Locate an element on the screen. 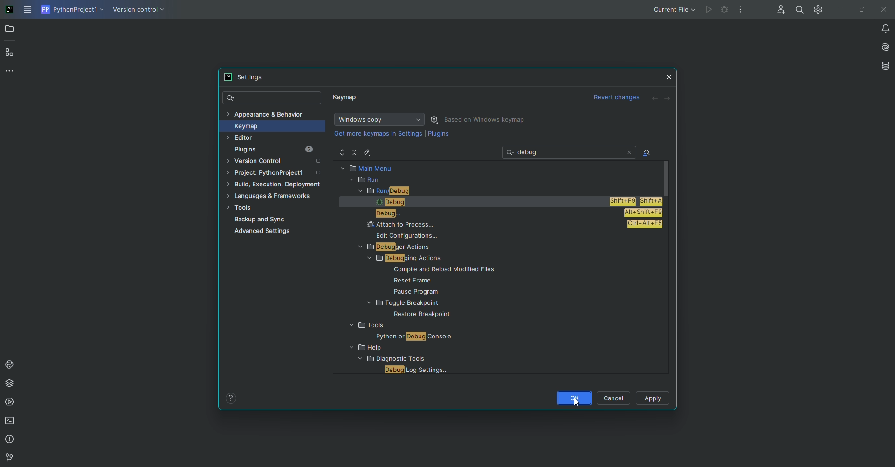 This screenshot has width=895, height=467. Cancel is located at coordinates (615, 398).